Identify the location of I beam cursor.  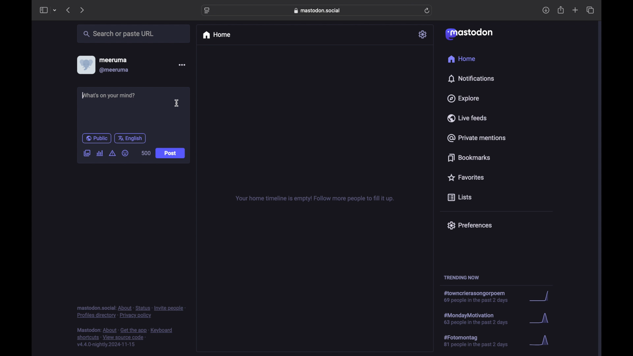
(177, 104).